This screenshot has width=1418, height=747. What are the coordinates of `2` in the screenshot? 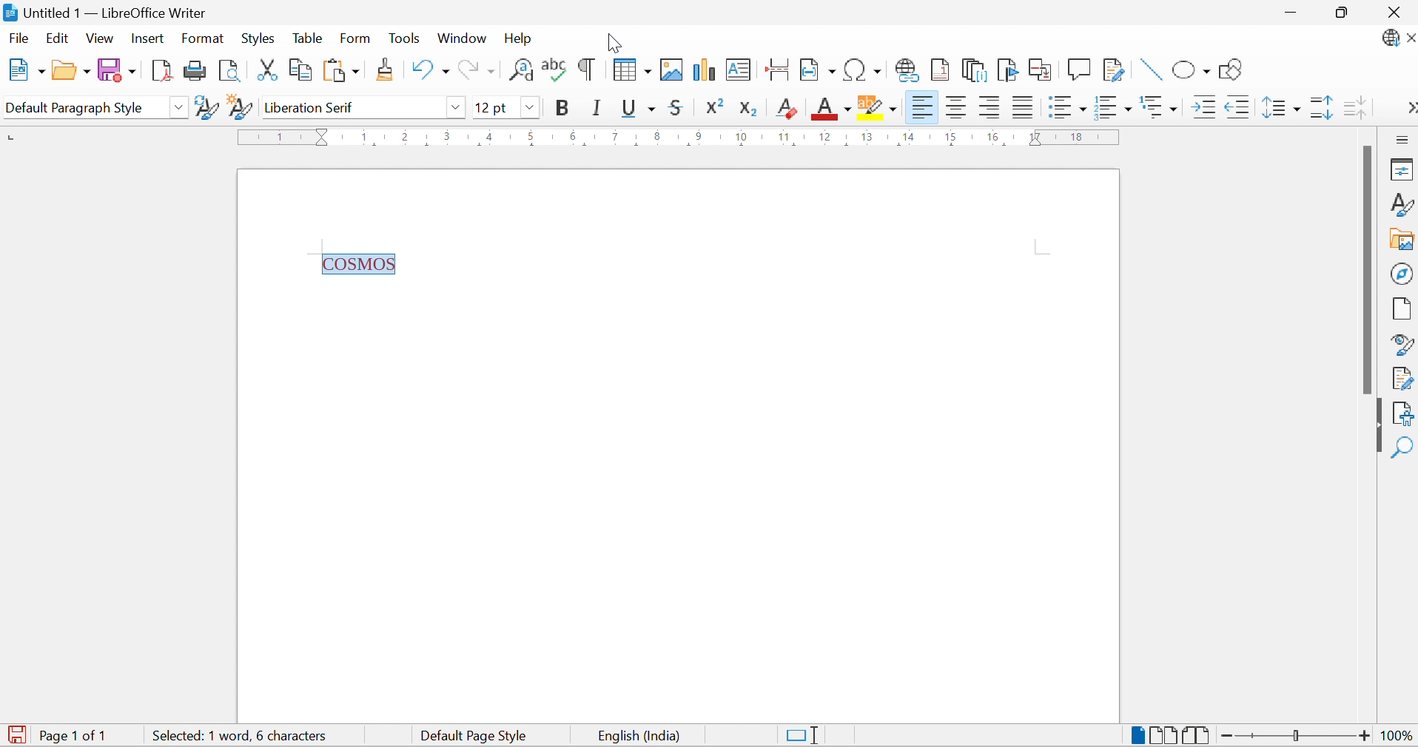 It's located at (406, 135).